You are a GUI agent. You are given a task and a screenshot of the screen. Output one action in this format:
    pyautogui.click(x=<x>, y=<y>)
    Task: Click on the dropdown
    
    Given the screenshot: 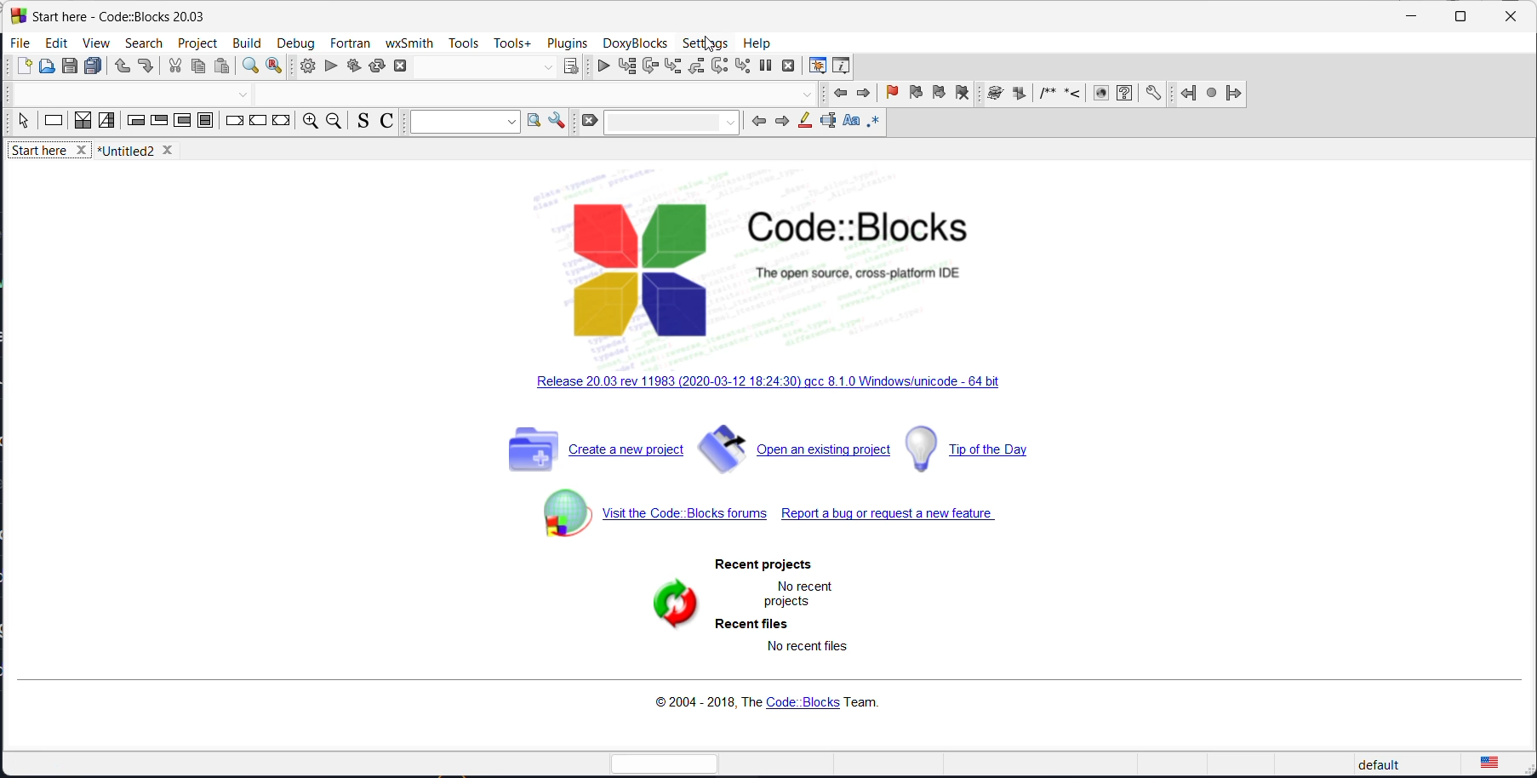 What is the action you would take?
    pyautogui.click(x=807, y=95)
    